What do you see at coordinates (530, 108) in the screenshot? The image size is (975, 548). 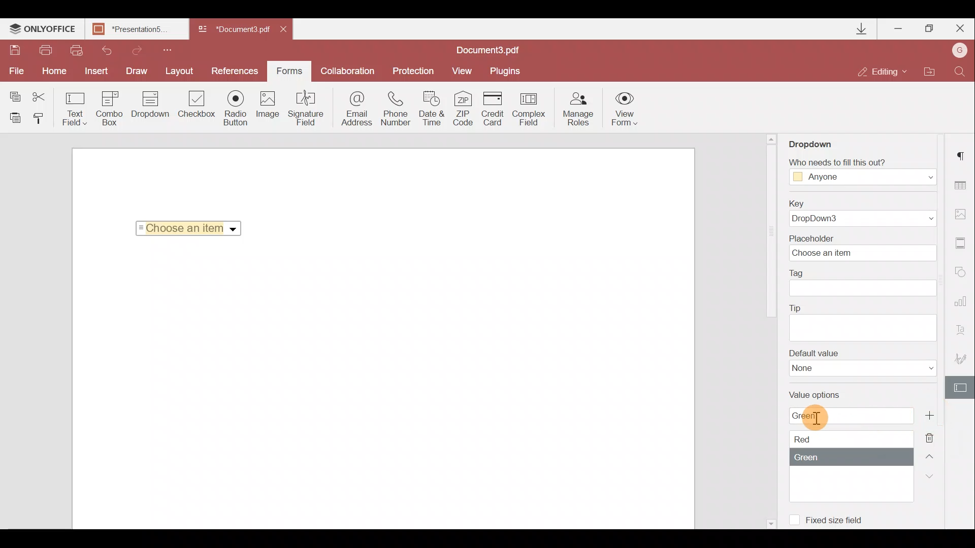 I see `Complex field` at bounding box center [530, 108].